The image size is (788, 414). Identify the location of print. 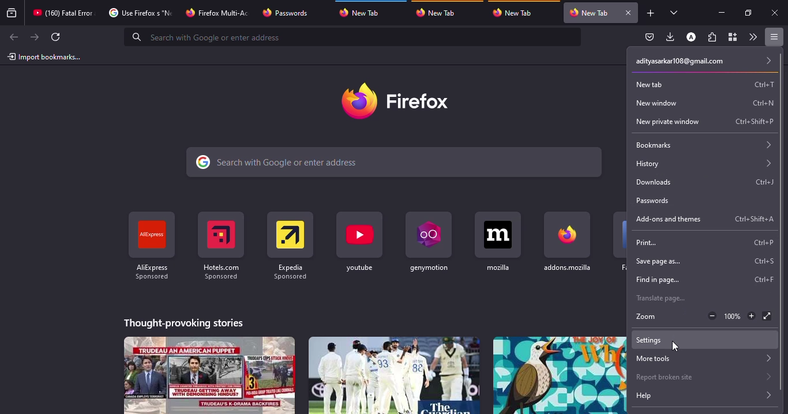
(651, 242).